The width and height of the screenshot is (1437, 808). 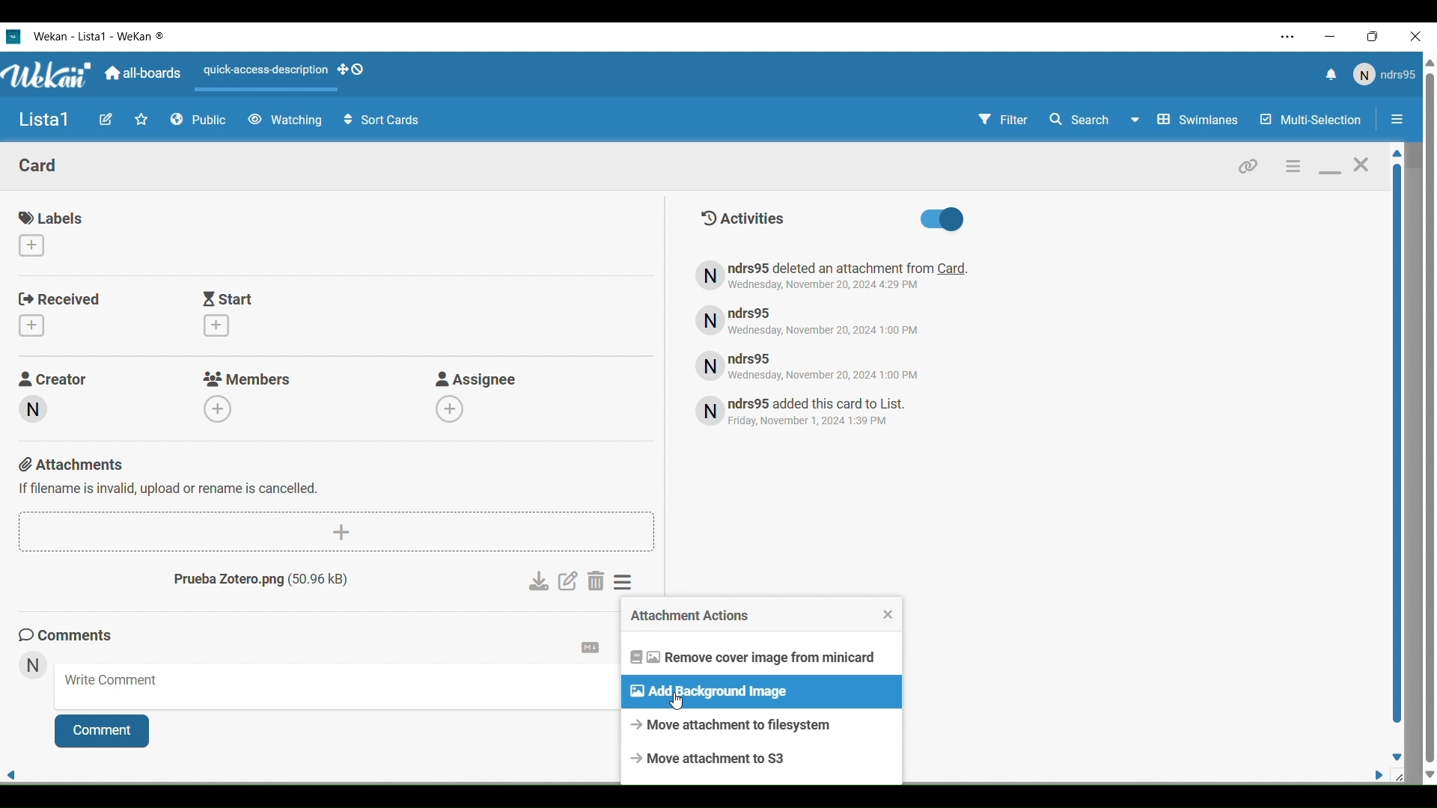 What do you see at coordinates (597, 582) in the screenshot?
I see `Delete` at bounding box center [597, 582].